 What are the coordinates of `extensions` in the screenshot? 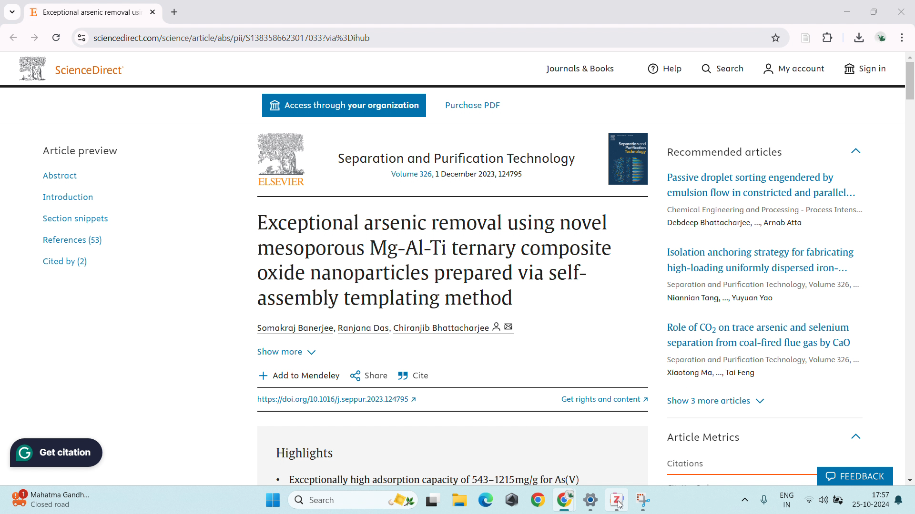 It's located at (828, 36).